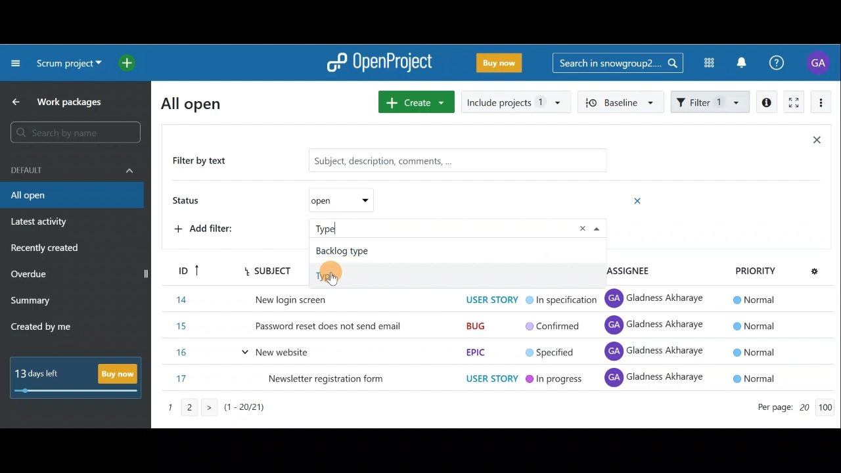 The height and width of the screenshot is (473, 841). What do you see at coordinates (629, 271) in the screenshot?
I see `Assignee` at bounding box center [629, 271].